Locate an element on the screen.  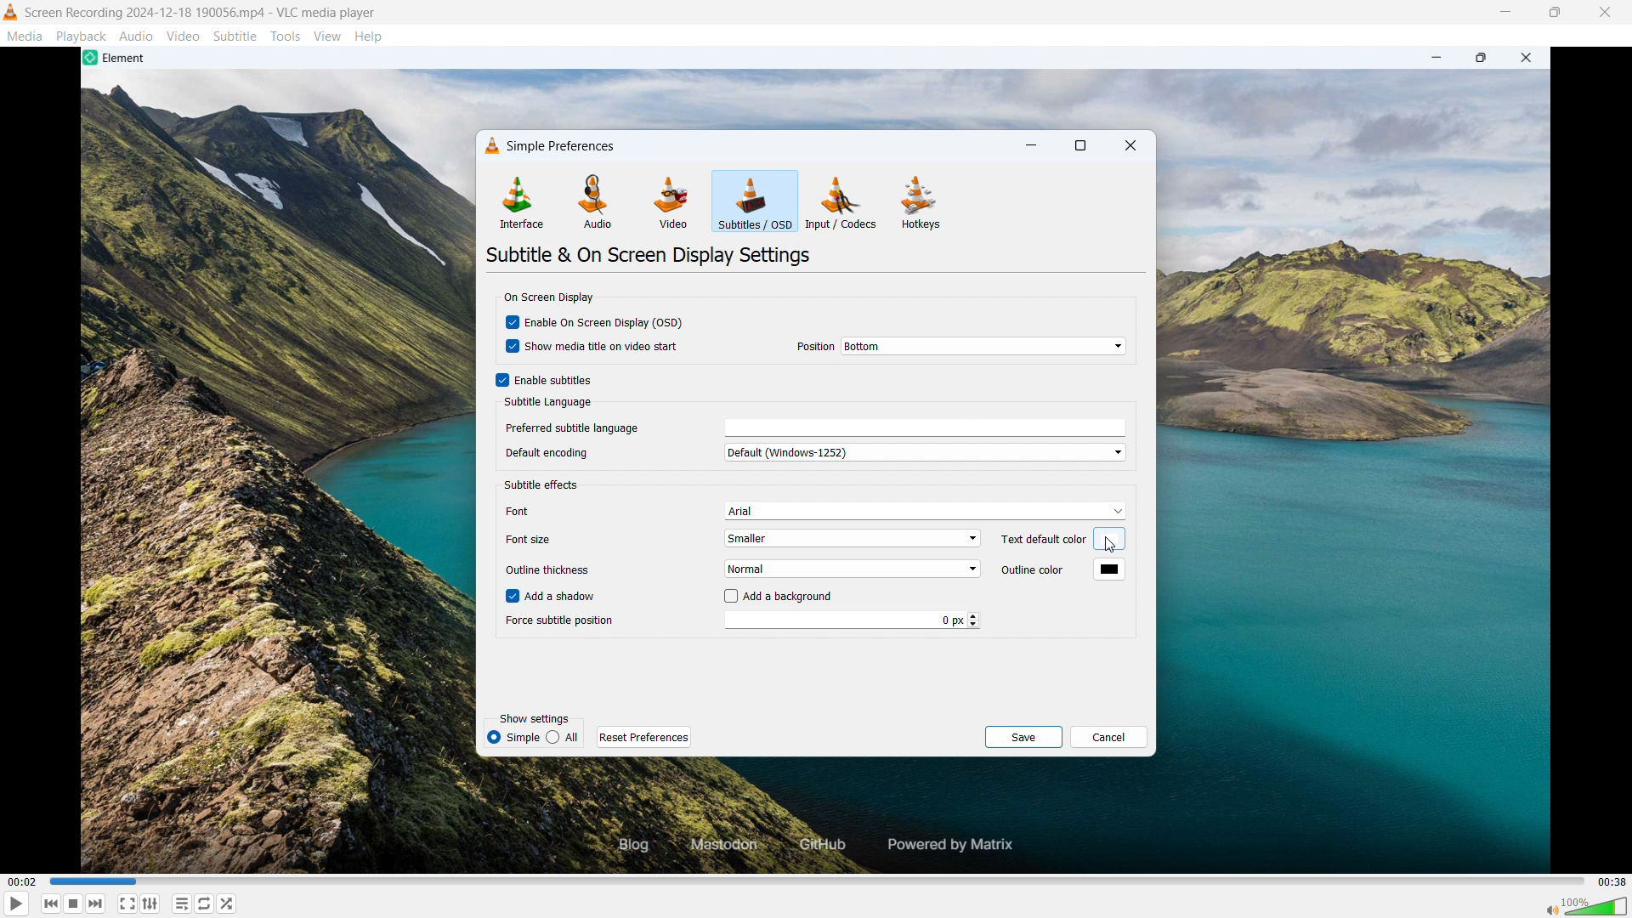
minimise  is located at coordinates (1504, 13).